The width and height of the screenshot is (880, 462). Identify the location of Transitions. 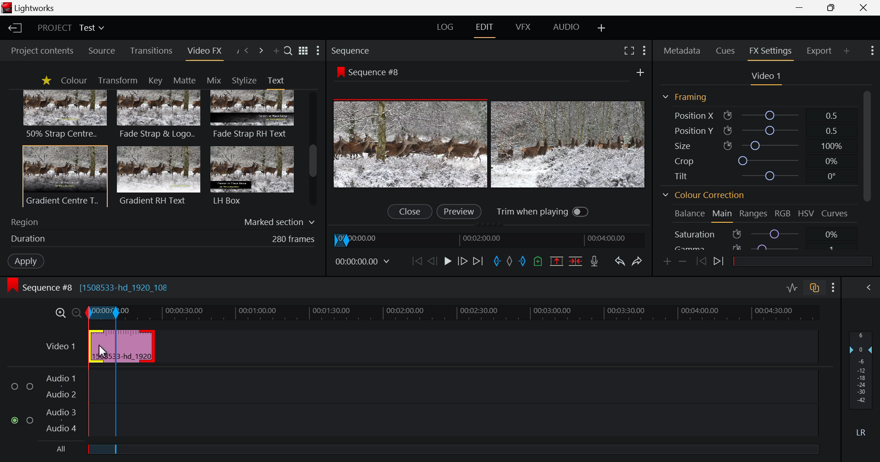
(152, 51).